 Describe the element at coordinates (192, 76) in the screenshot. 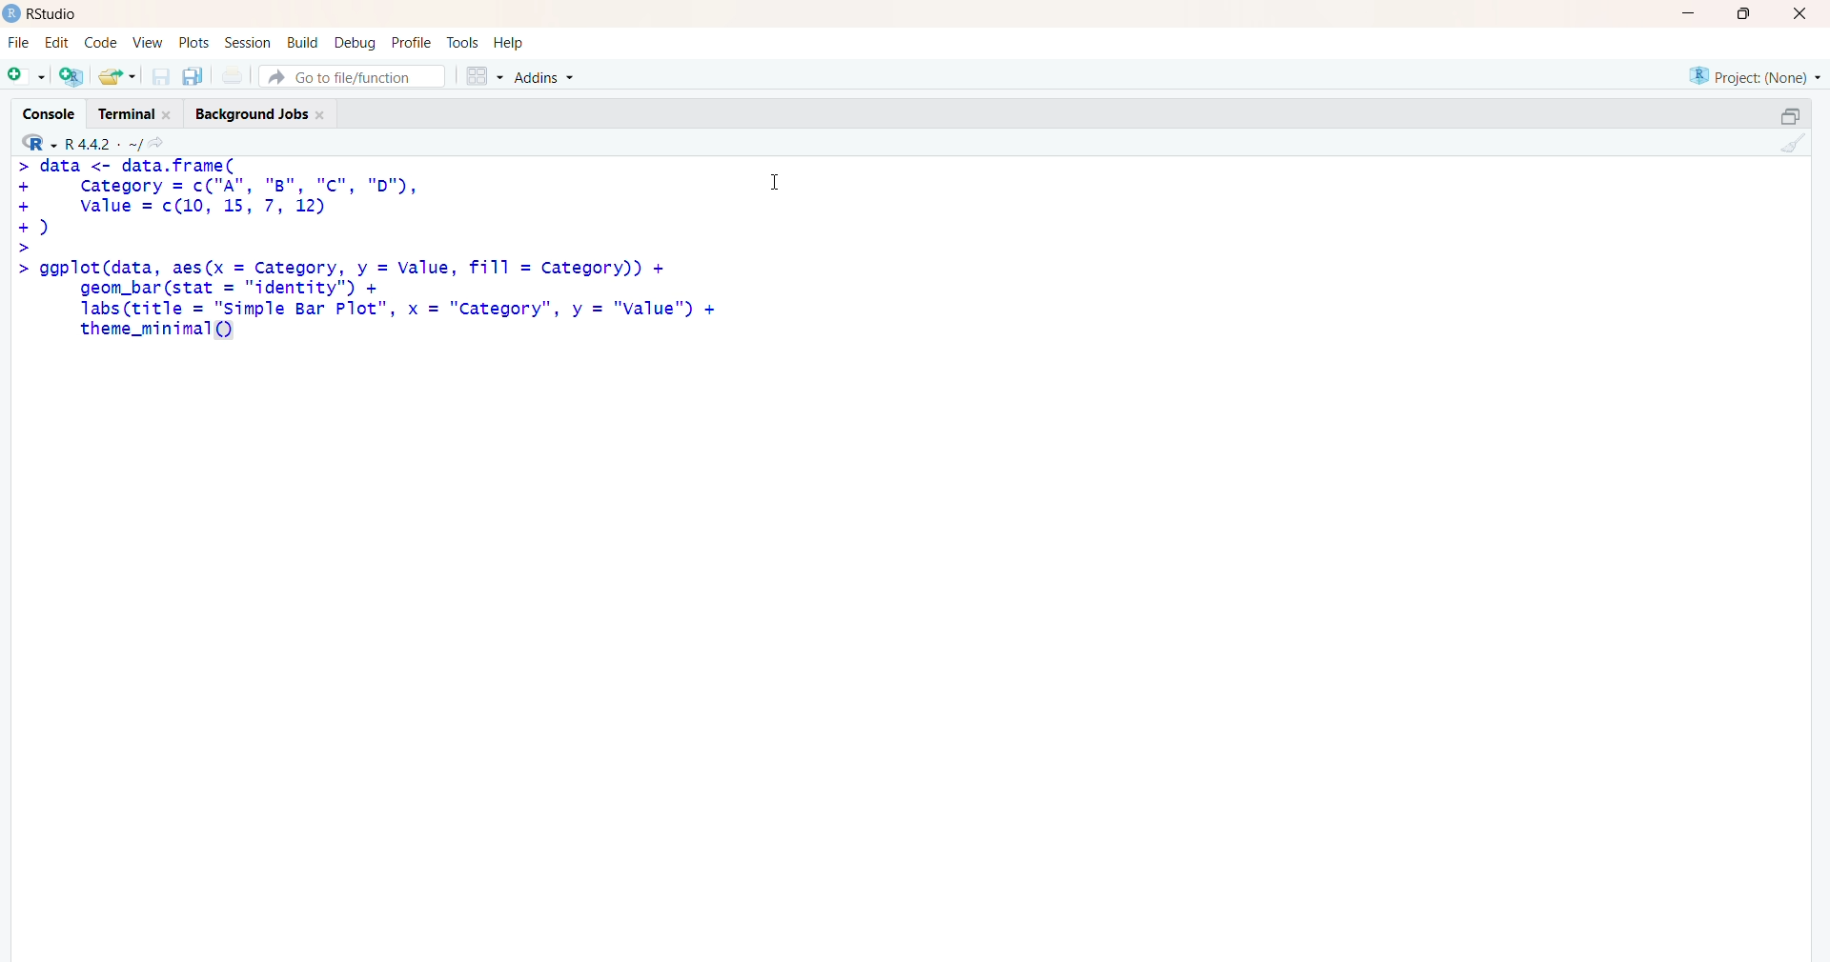

I see `save all open documents` at that location.